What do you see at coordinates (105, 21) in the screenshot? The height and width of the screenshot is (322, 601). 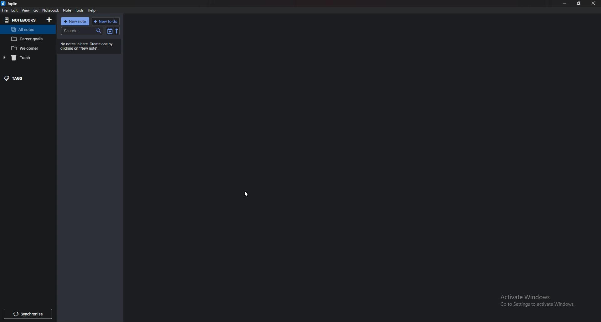 I see `new todo` at bounding box center [105, 21].